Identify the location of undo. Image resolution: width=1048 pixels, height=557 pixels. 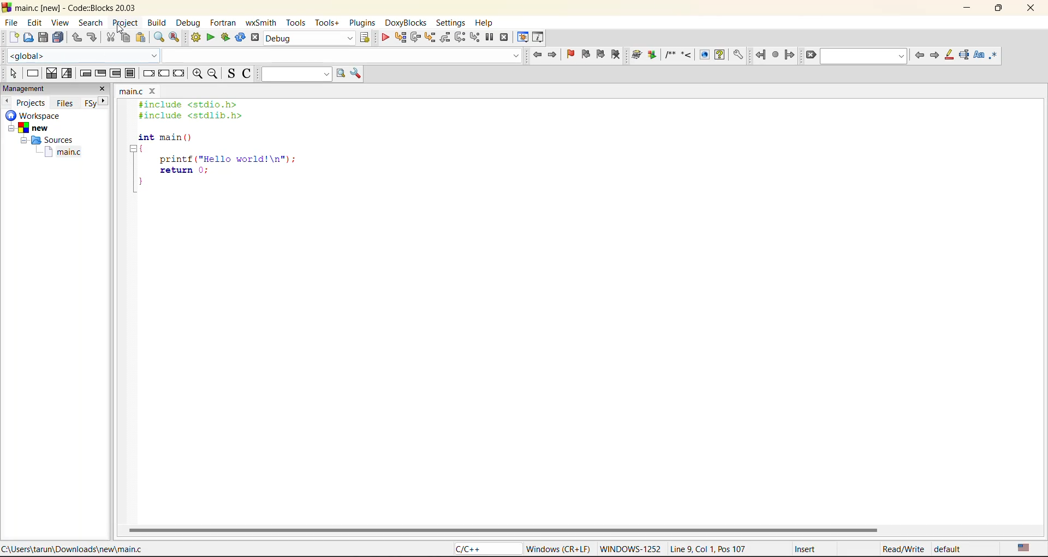
(78, 39).